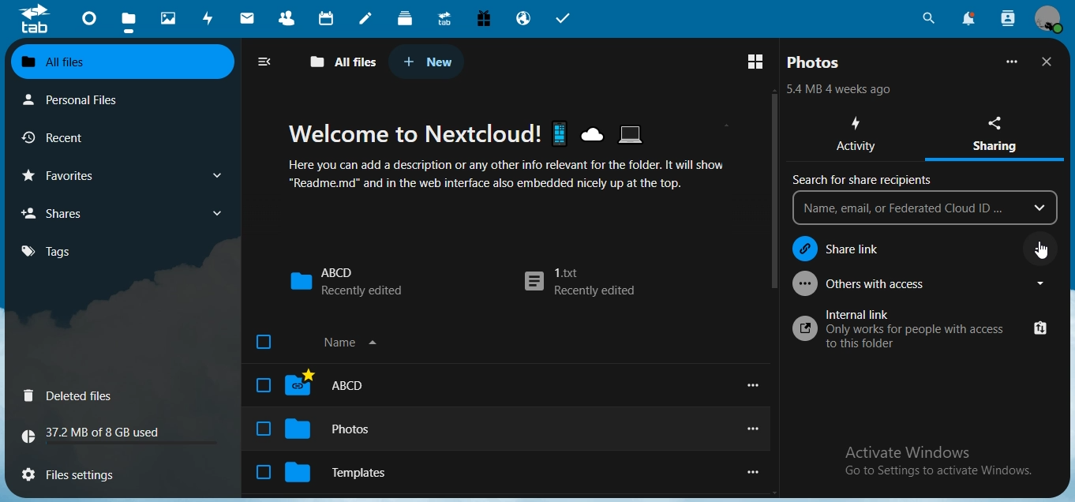 The width and height of the screenshot is (1075, 502). Describe the element at coordinates (428, 62) in the screenshot. I see `new` at that location.